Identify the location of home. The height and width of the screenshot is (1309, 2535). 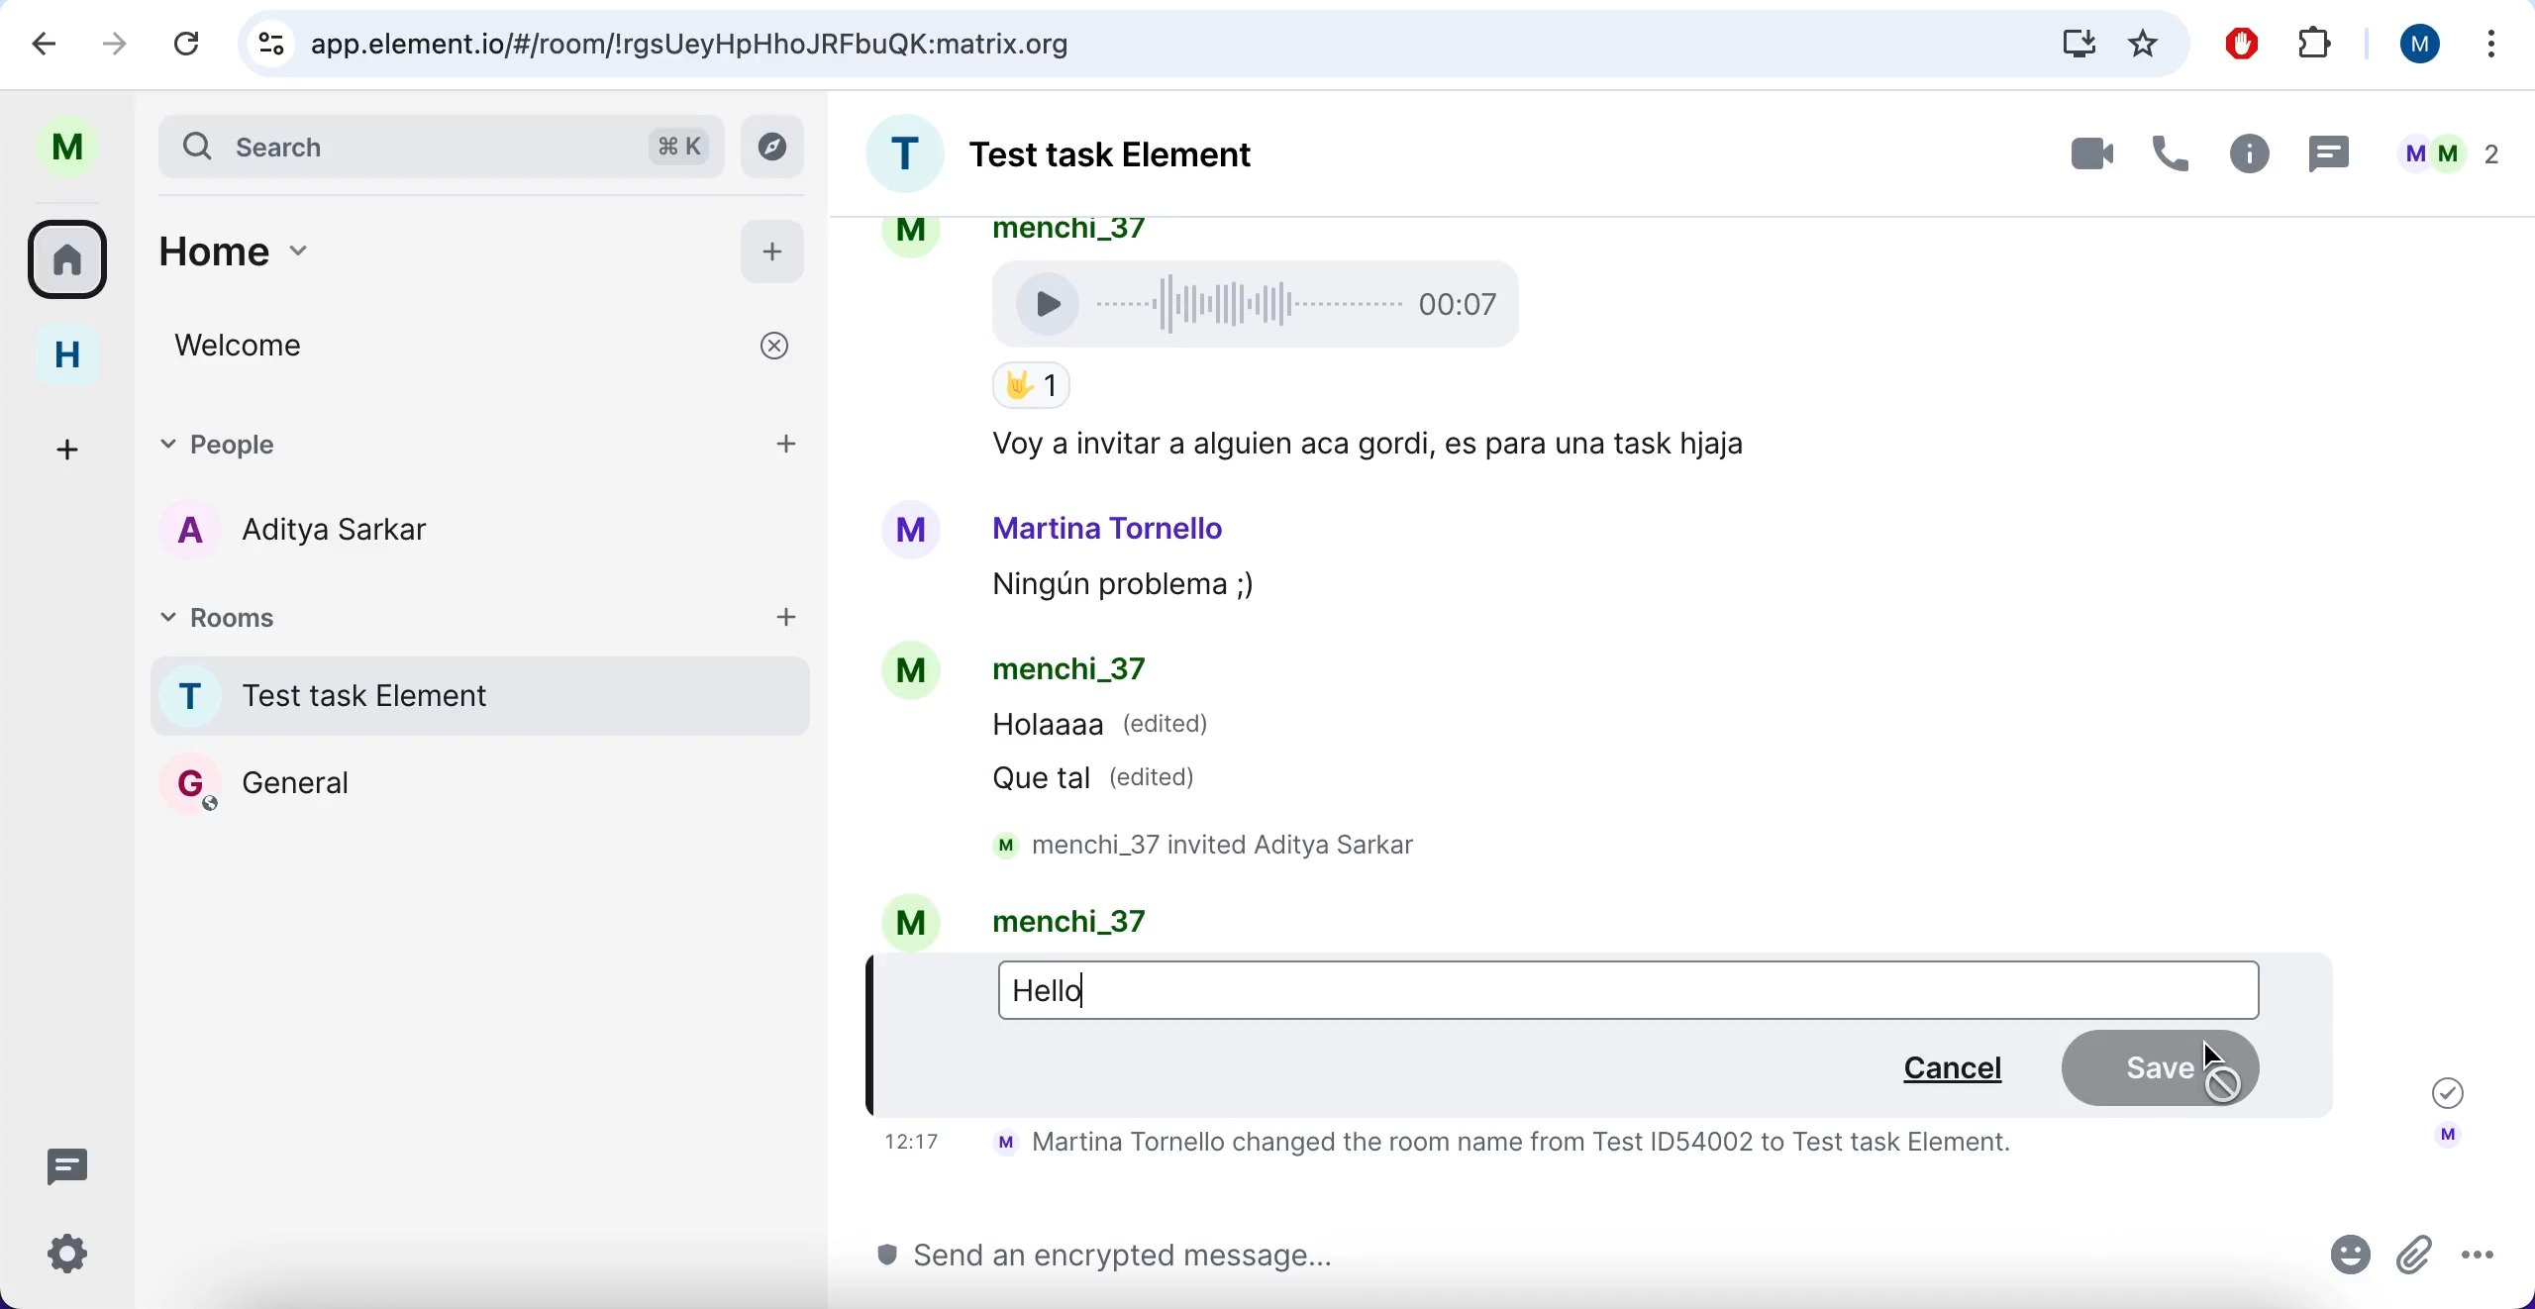
(423, 245).